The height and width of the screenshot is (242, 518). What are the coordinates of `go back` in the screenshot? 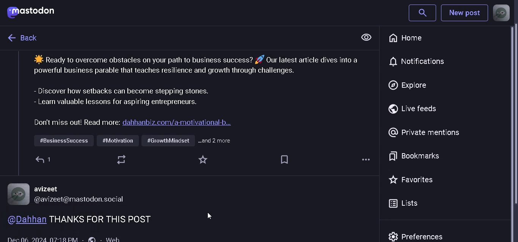 It's located at (11, 39).